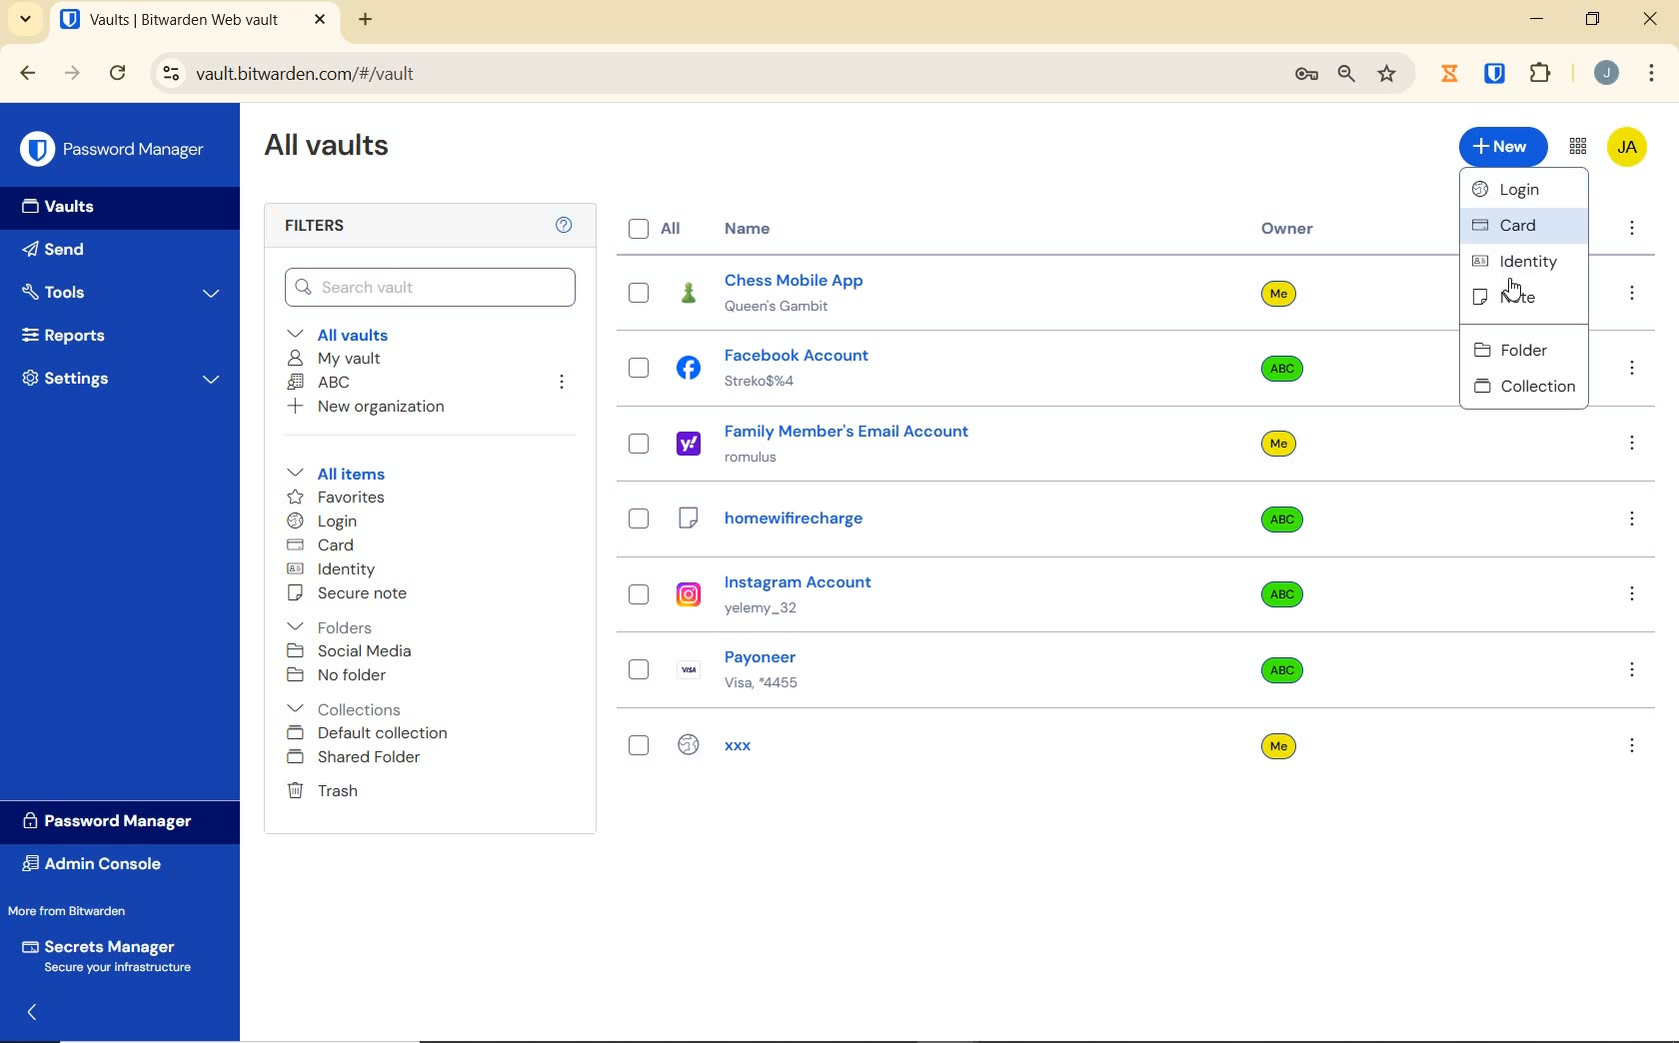  I want to click on All items, so click(351, 474).